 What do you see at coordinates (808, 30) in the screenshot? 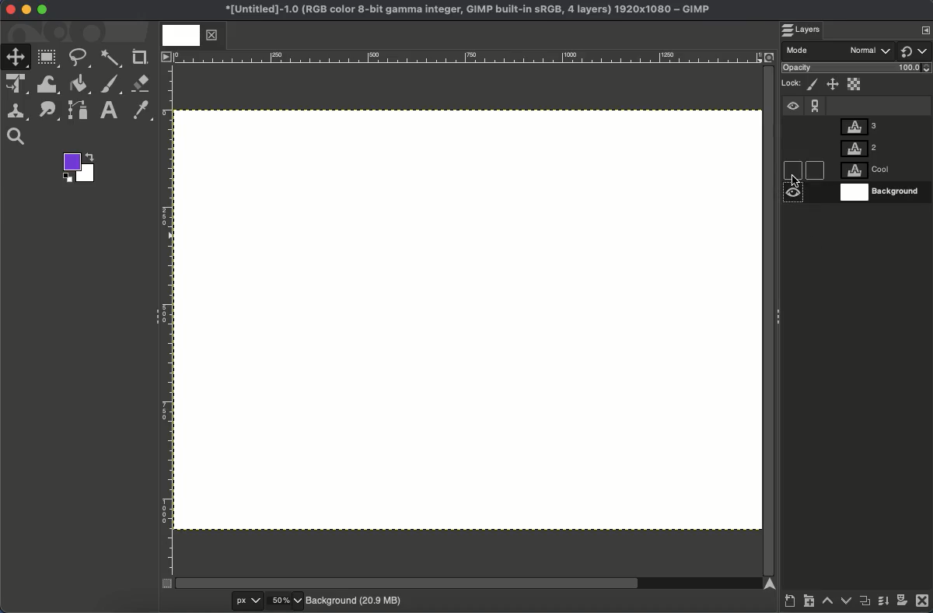
I see `Layers` at bounding box center [808, 30].